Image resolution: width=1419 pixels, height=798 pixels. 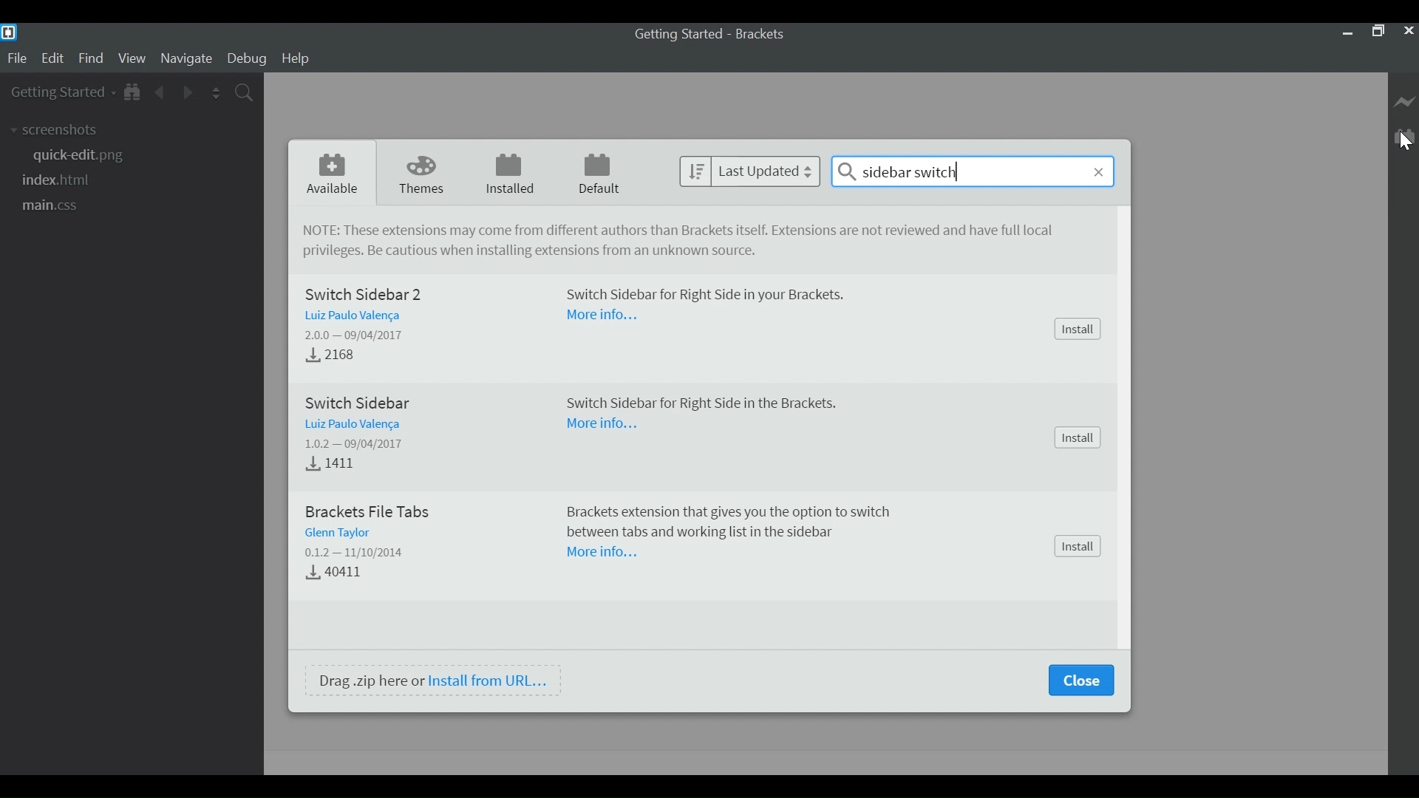 What do you see at coordinates (9, 32) in the screenshot?
I see `Brackets Desktop Icon` at bounding box center [9, 32].